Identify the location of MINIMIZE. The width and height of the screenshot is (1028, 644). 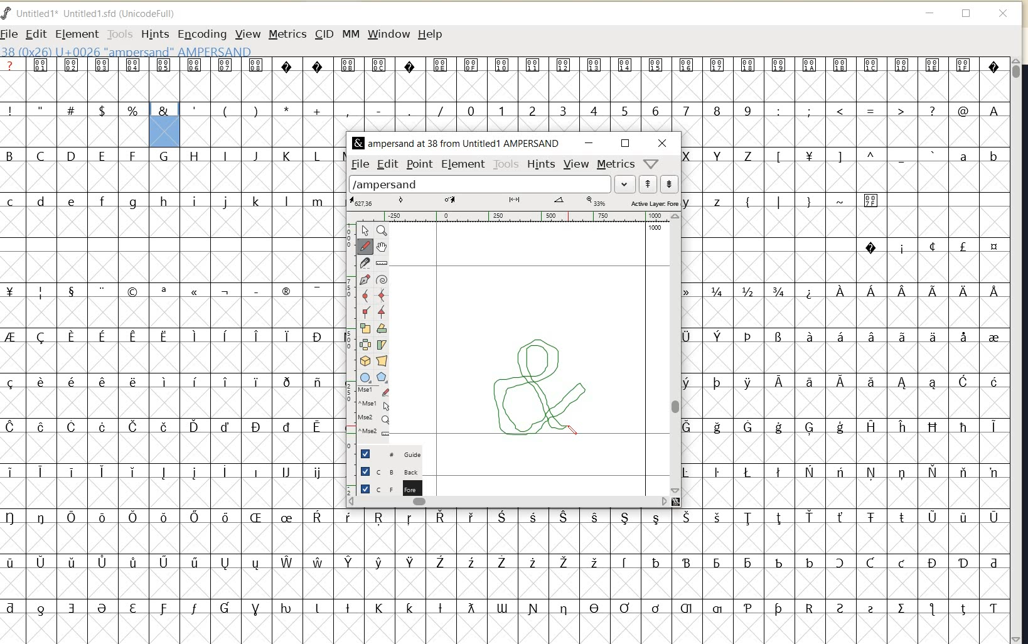
(592, 142).